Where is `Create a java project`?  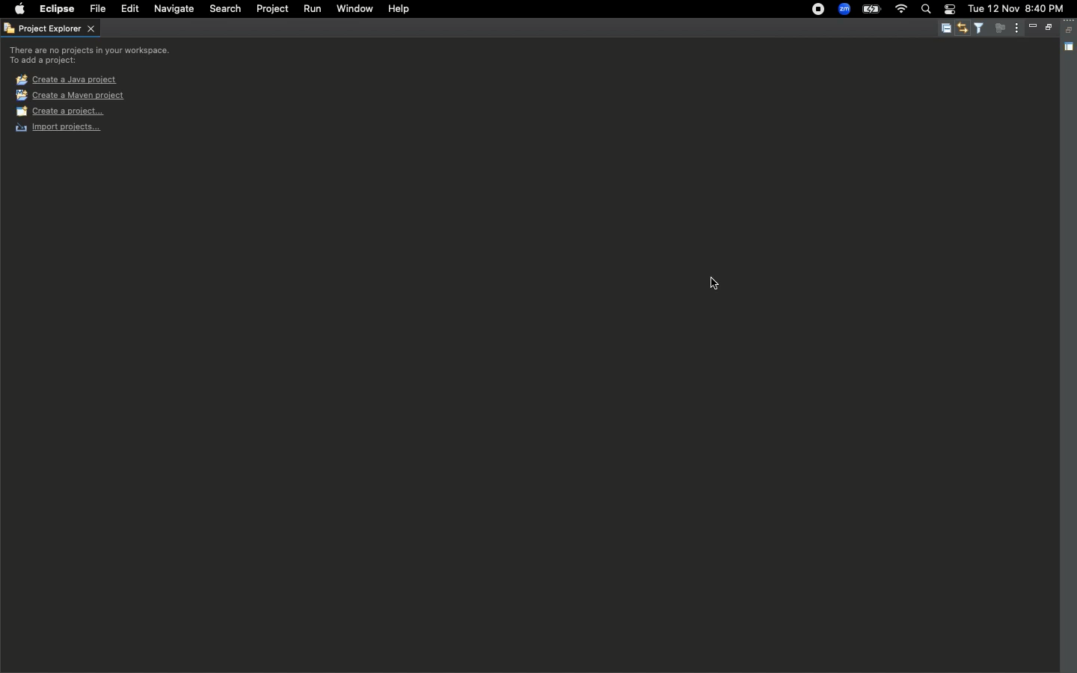 Create a java project is located at coordinates (69, 81).